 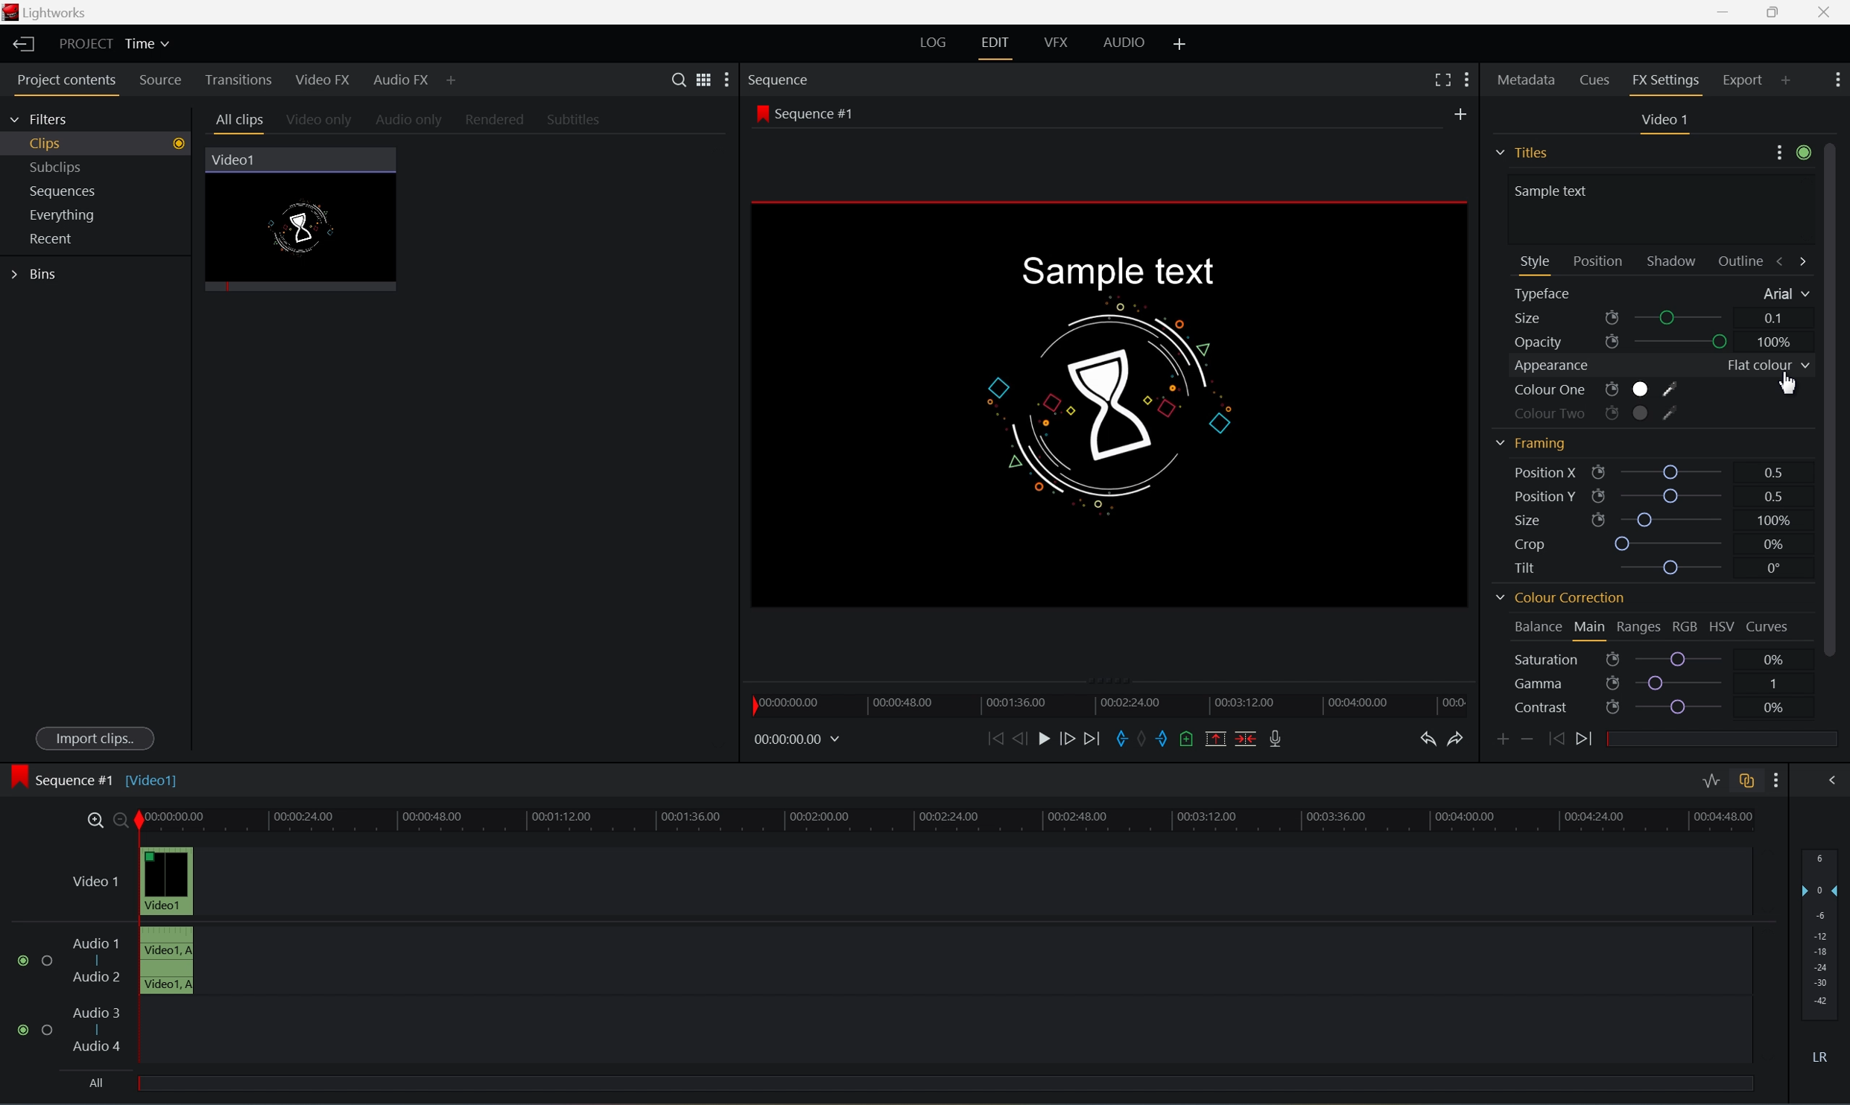 I want to click on Rendered, so click(x=499, y=121).